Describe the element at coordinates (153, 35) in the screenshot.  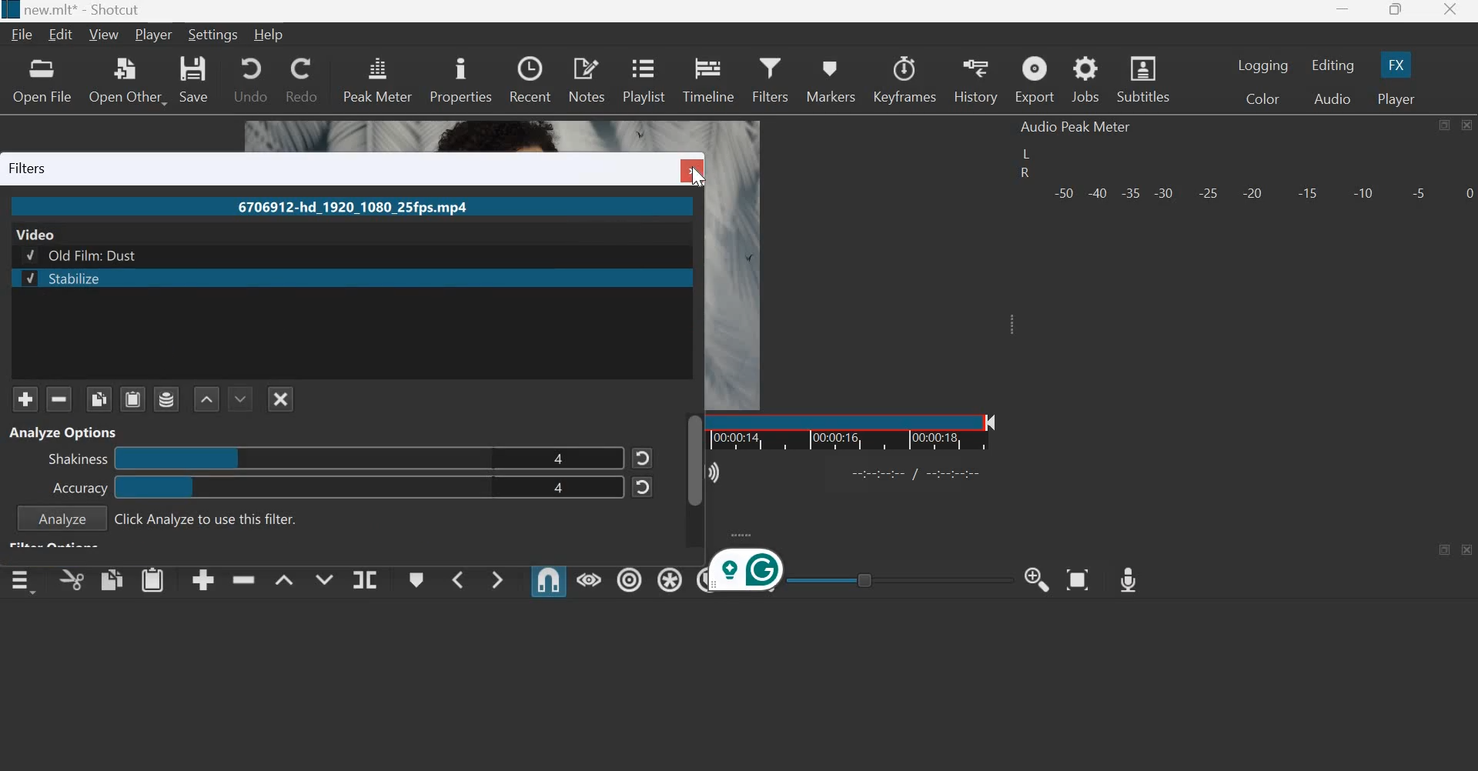
I see `Player` at that location.